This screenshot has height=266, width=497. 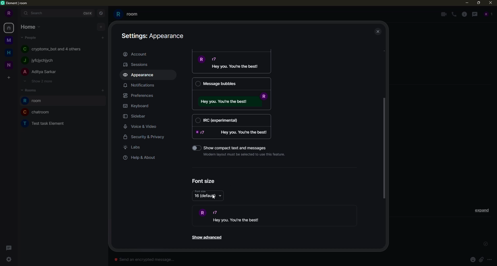 I want to click on account, so click(x=137, y=54).